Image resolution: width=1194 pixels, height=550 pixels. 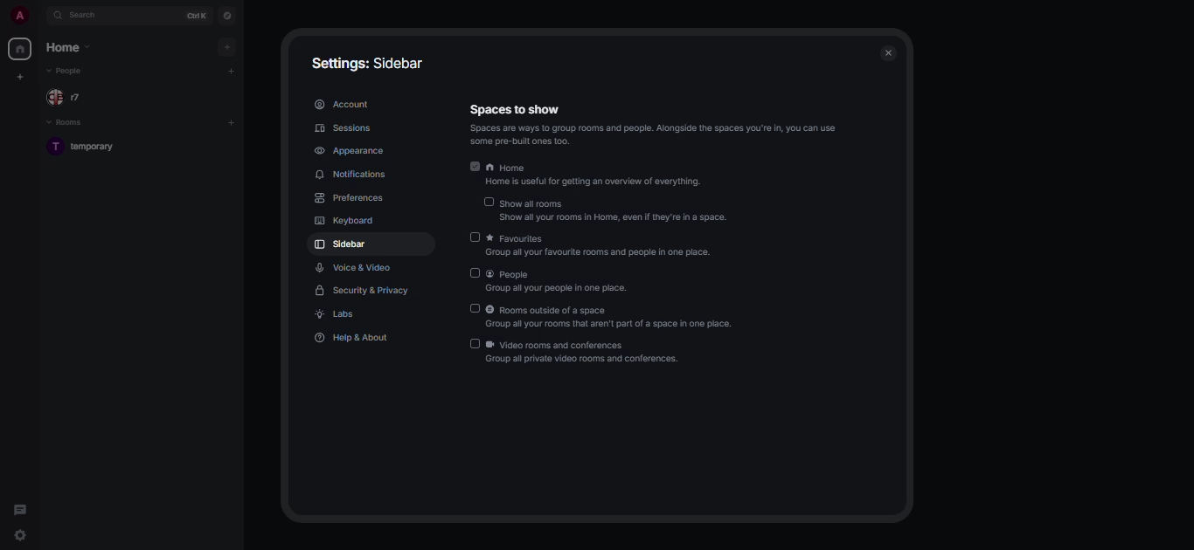 What do you see at coordinates (39, 17) in the screenshot?
I see `expand` at bounding box center [39, 17].